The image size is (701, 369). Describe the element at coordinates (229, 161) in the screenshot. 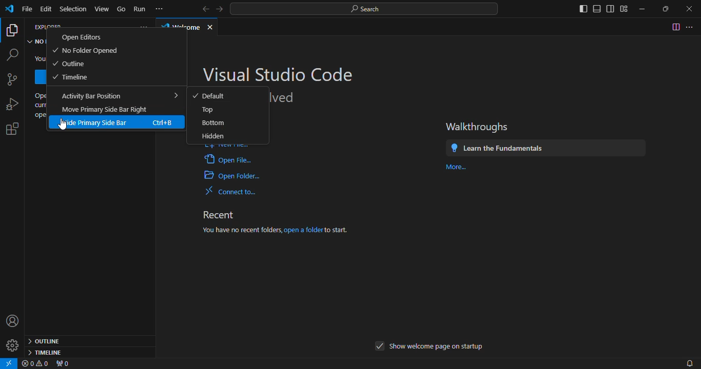

I see `Open File` at that location.